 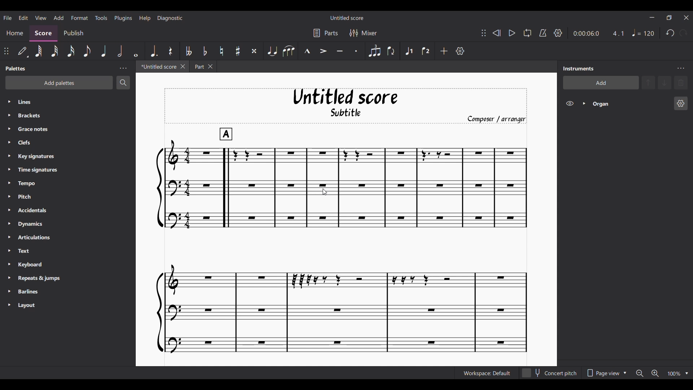 I want to click on Half note, so click(x=120, y=51).